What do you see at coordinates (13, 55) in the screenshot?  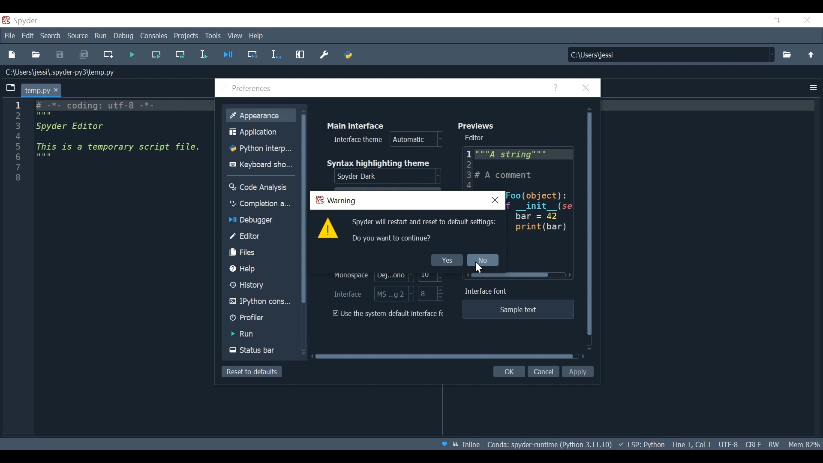 I see `New File` at bounding box center [13, 55].